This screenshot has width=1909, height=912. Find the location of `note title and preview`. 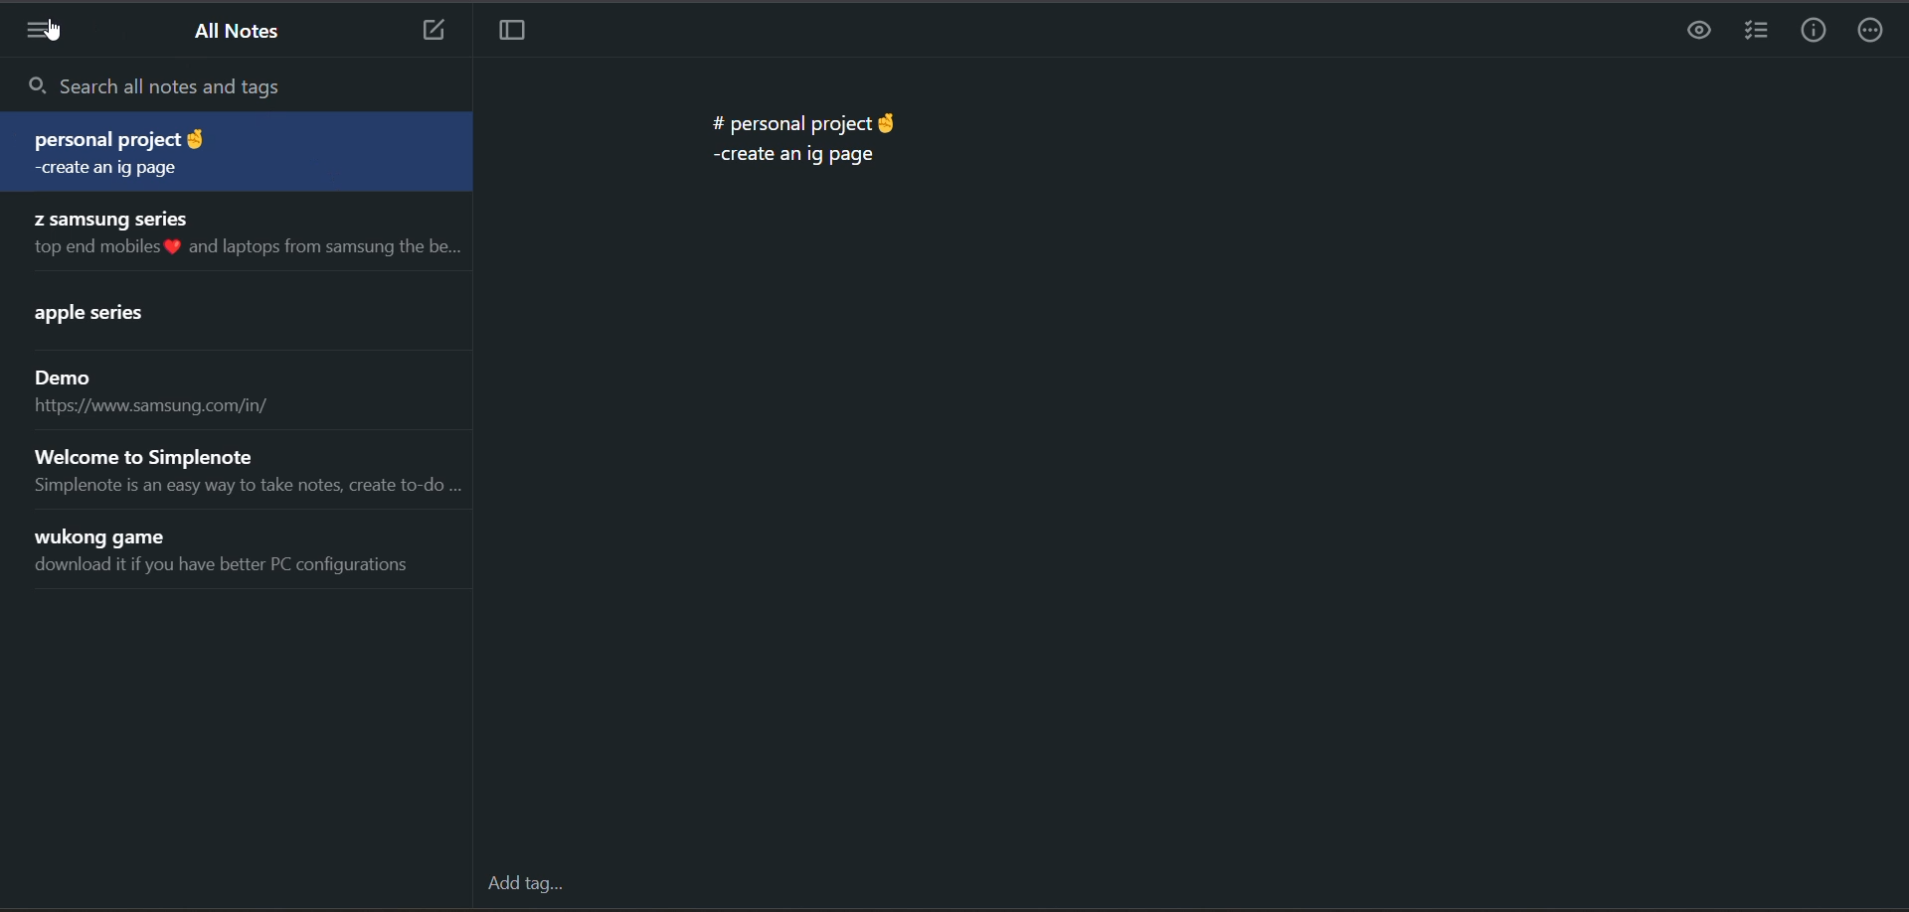

note title and preview is located at coordinates (243, 234).